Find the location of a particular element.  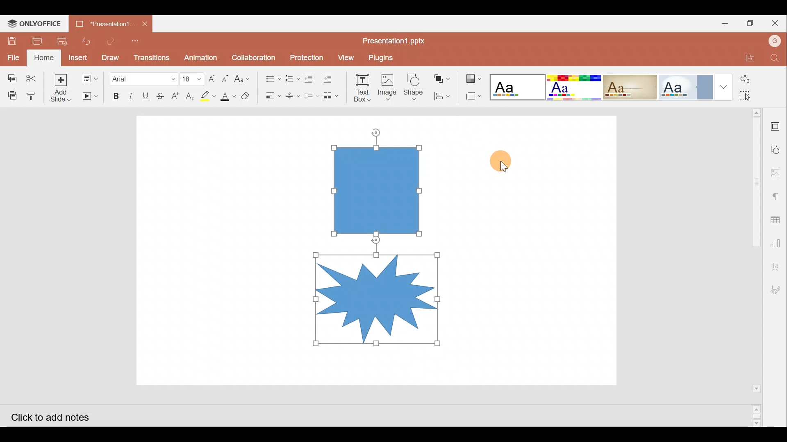

Presentation1. is located at coordinates (104, 23).